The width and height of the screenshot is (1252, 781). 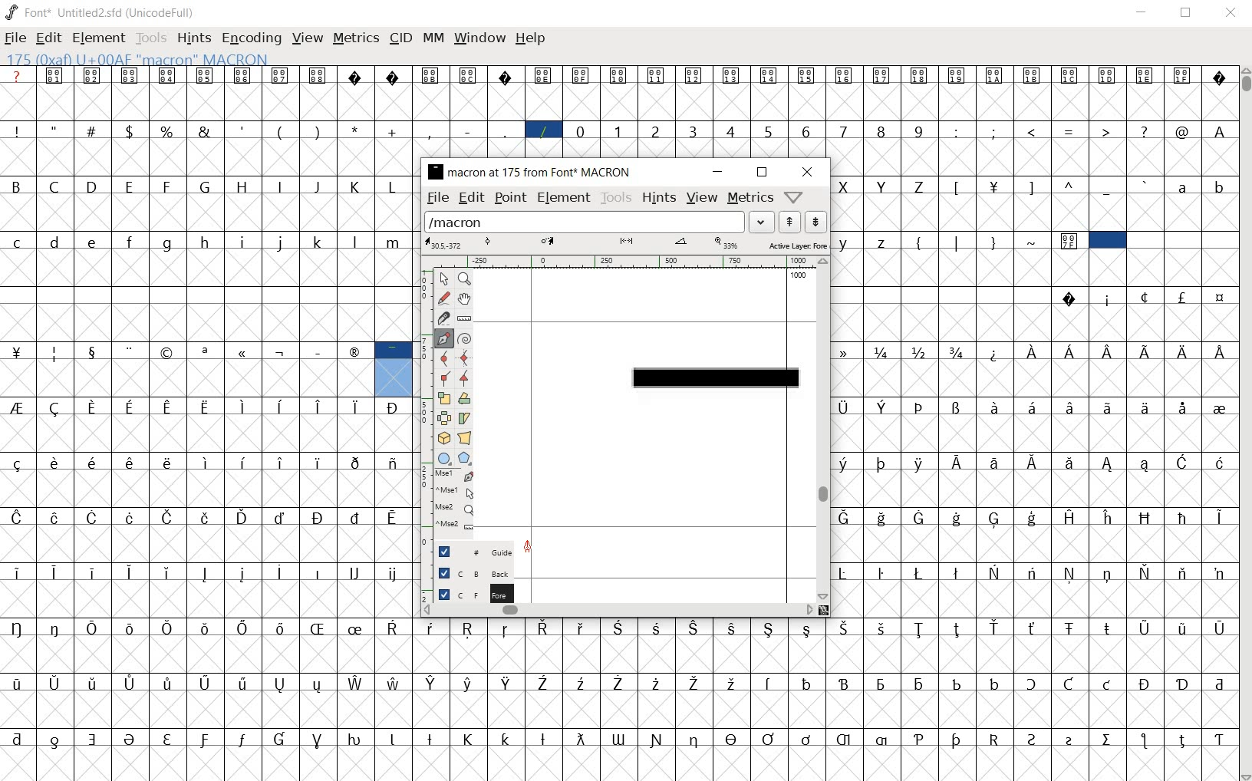 What do you see at coordinates (582, 628) in the screenshot?
I see `Symbol` at bounding box center [582, 628].